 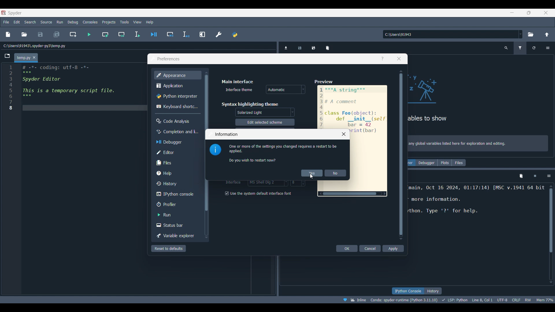 What do you see at coordinates (6, 22) in the screenshot?
I see `File menu` at bounding box center [6, 22].